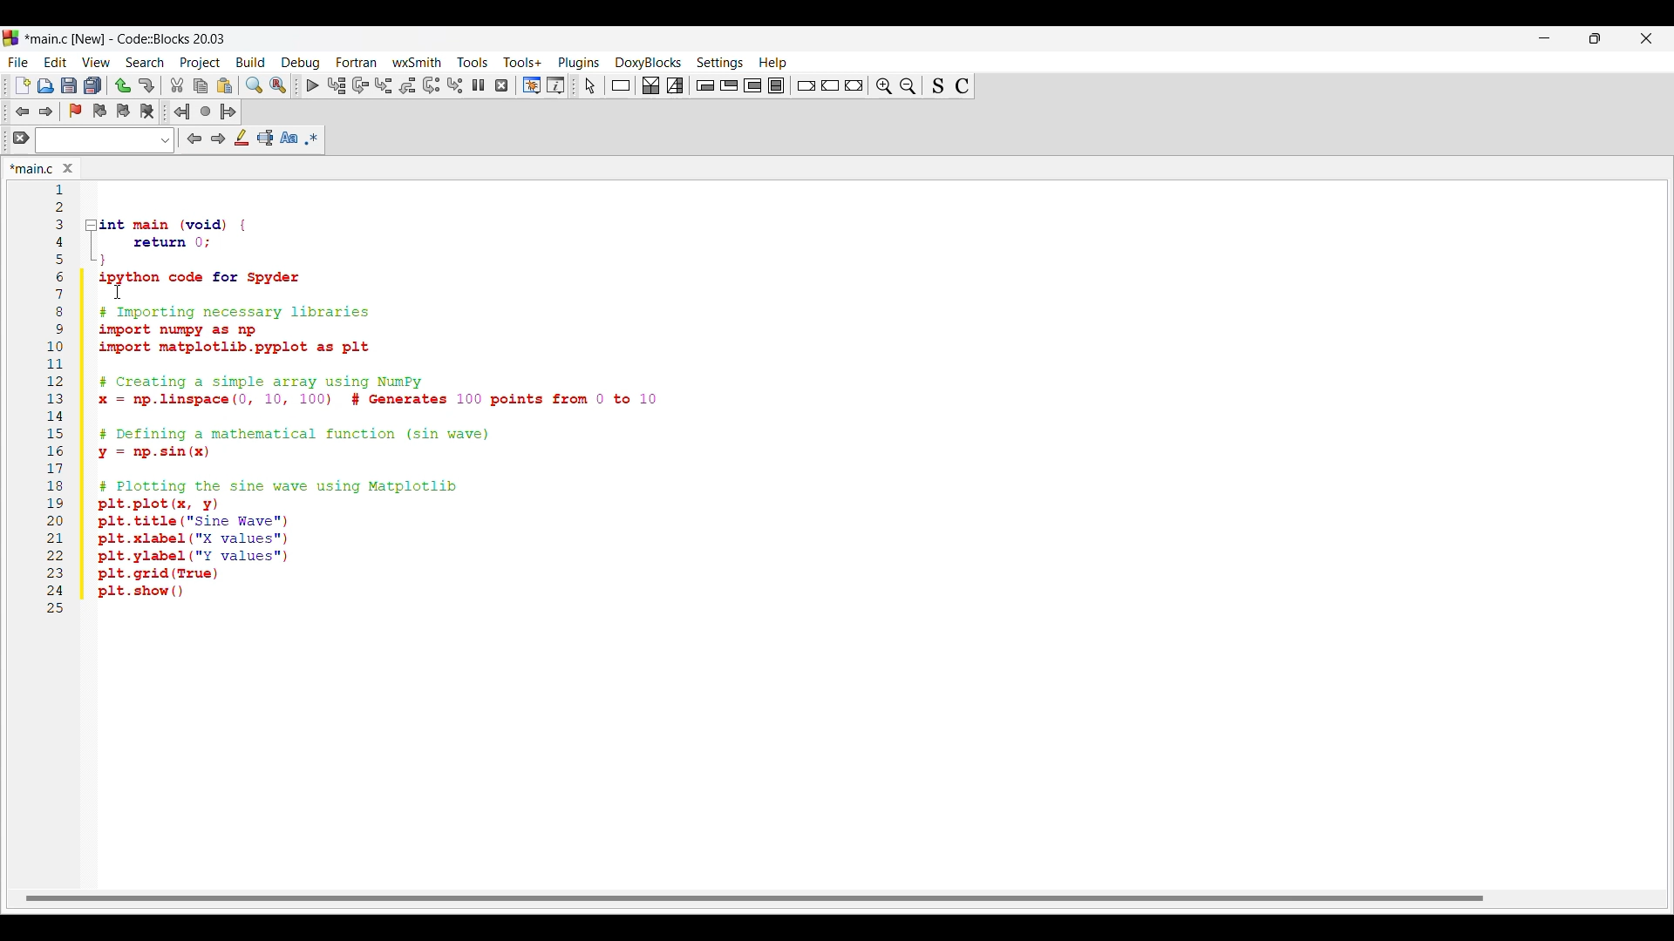 The width and height of the screenshot is (1674, 941). Describe the element at coordinates (182, 112) in the screenshot. I see `Jump back` at that location.